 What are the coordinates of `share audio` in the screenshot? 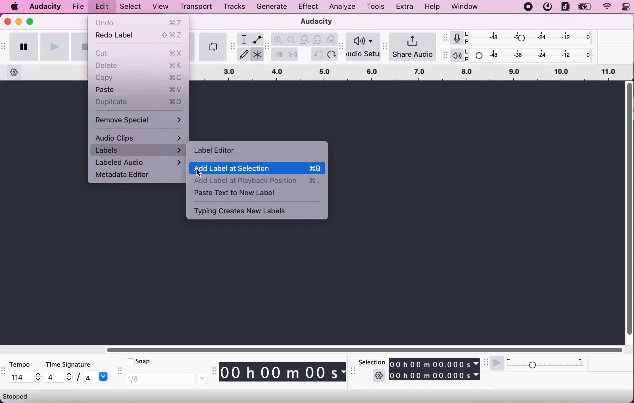 It's located at (415, 46).